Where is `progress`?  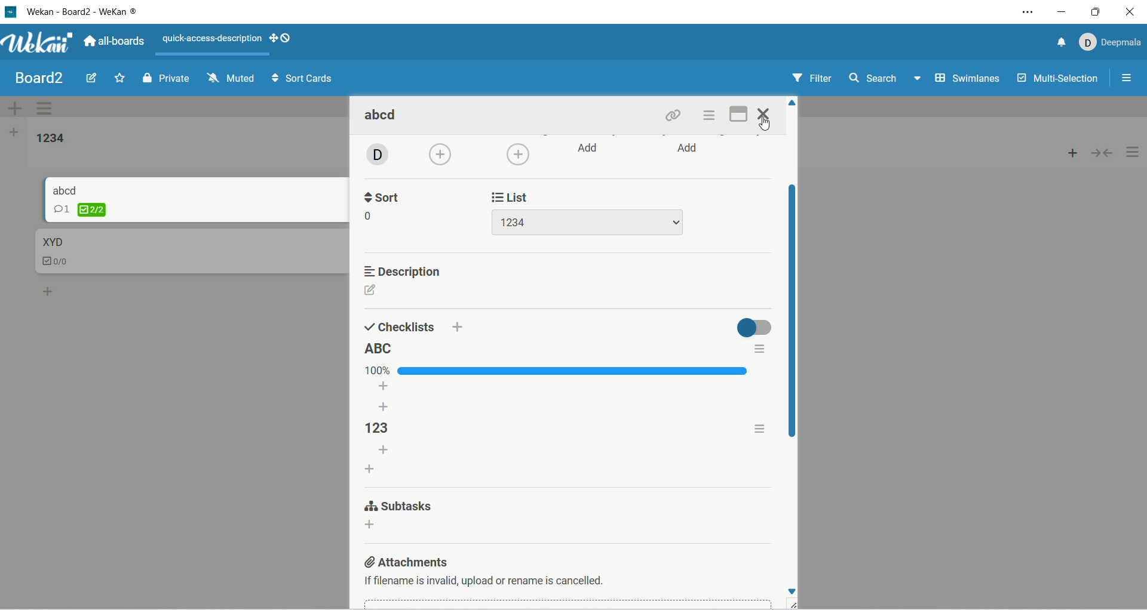
progress is located at coordinates (558, 371).